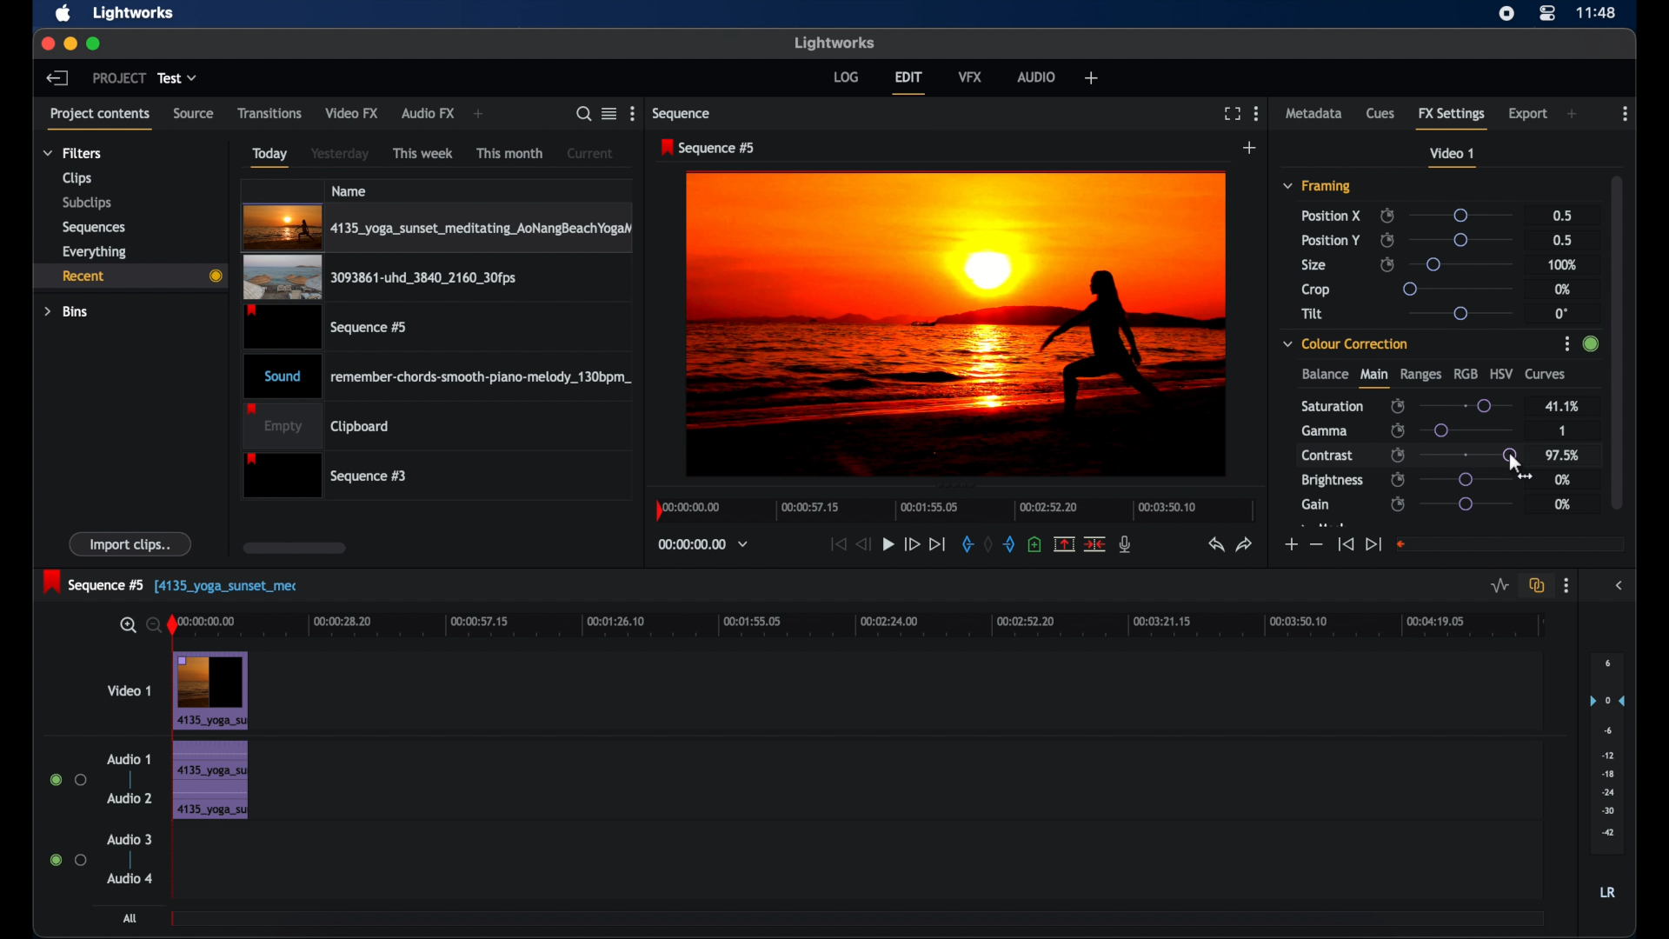 This screenshot has width=1669, height=939. Describe the element at coordinates (130, 918) in the screenshot. I see `all` at that location.